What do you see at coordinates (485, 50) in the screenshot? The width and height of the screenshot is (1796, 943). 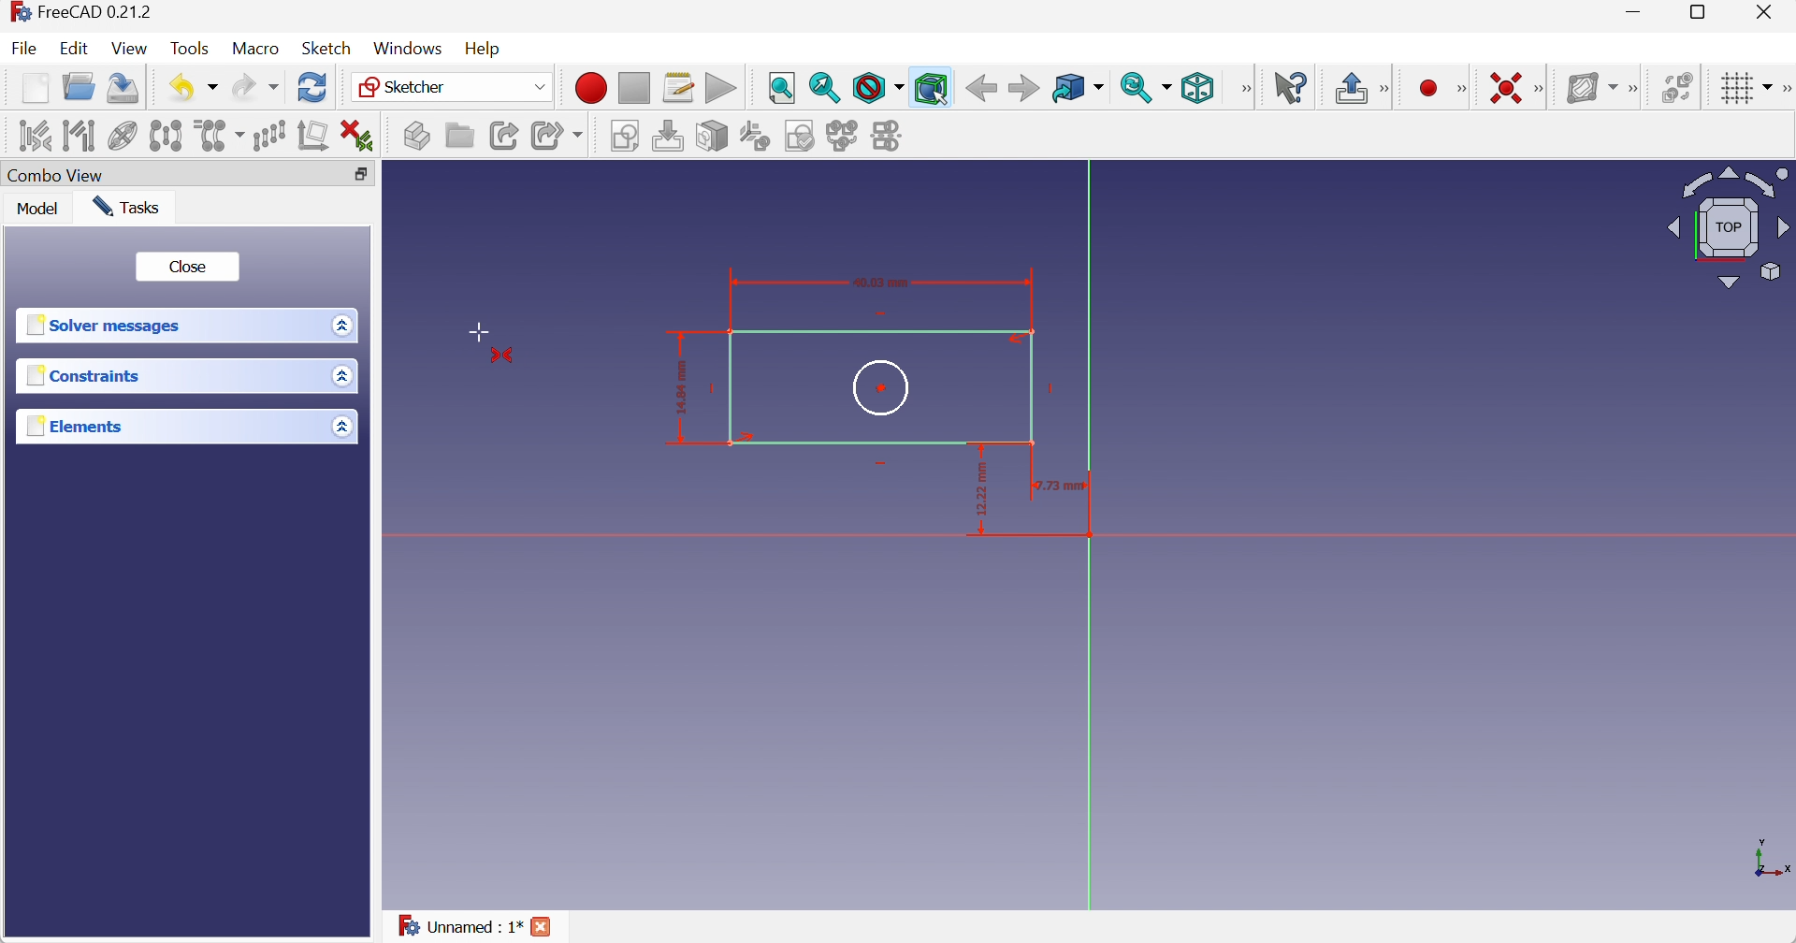 I see `Help` at bounding box center [485, 50].